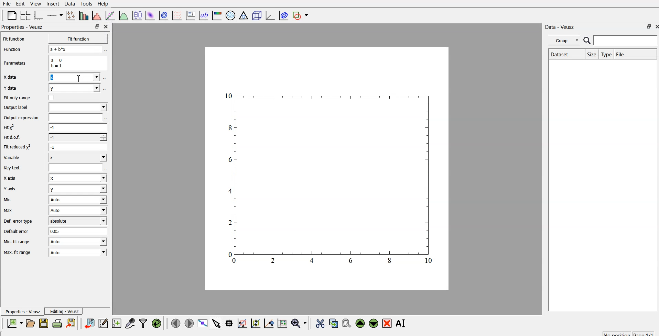 The width and height of the screenshot is (659, 336). Describe the element at coordinates (23, 311) in the screenshot. I see `Properties - Veusz` at that location.